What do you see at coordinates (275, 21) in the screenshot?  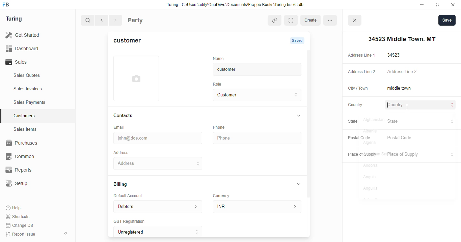 I see `copy link` at bounding box center [275, 21].